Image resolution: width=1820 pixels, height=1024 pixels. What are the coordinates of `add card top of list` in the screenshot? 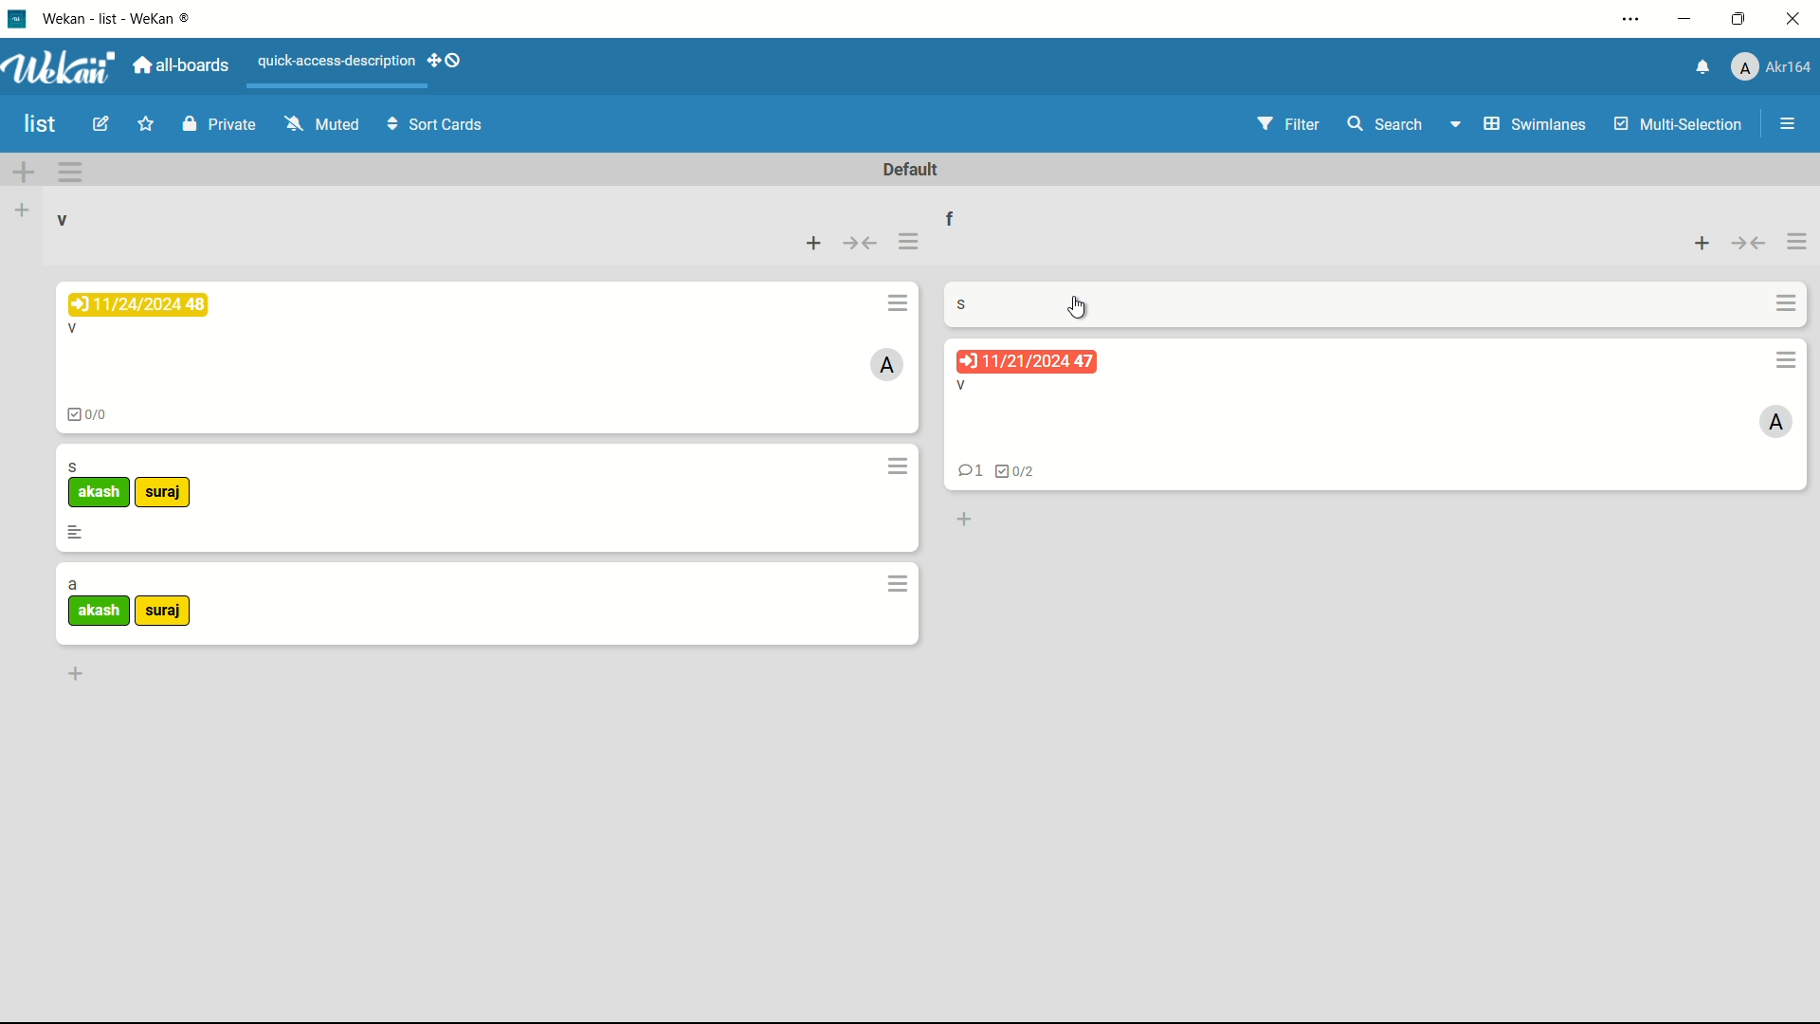 It's located at (815, 245).